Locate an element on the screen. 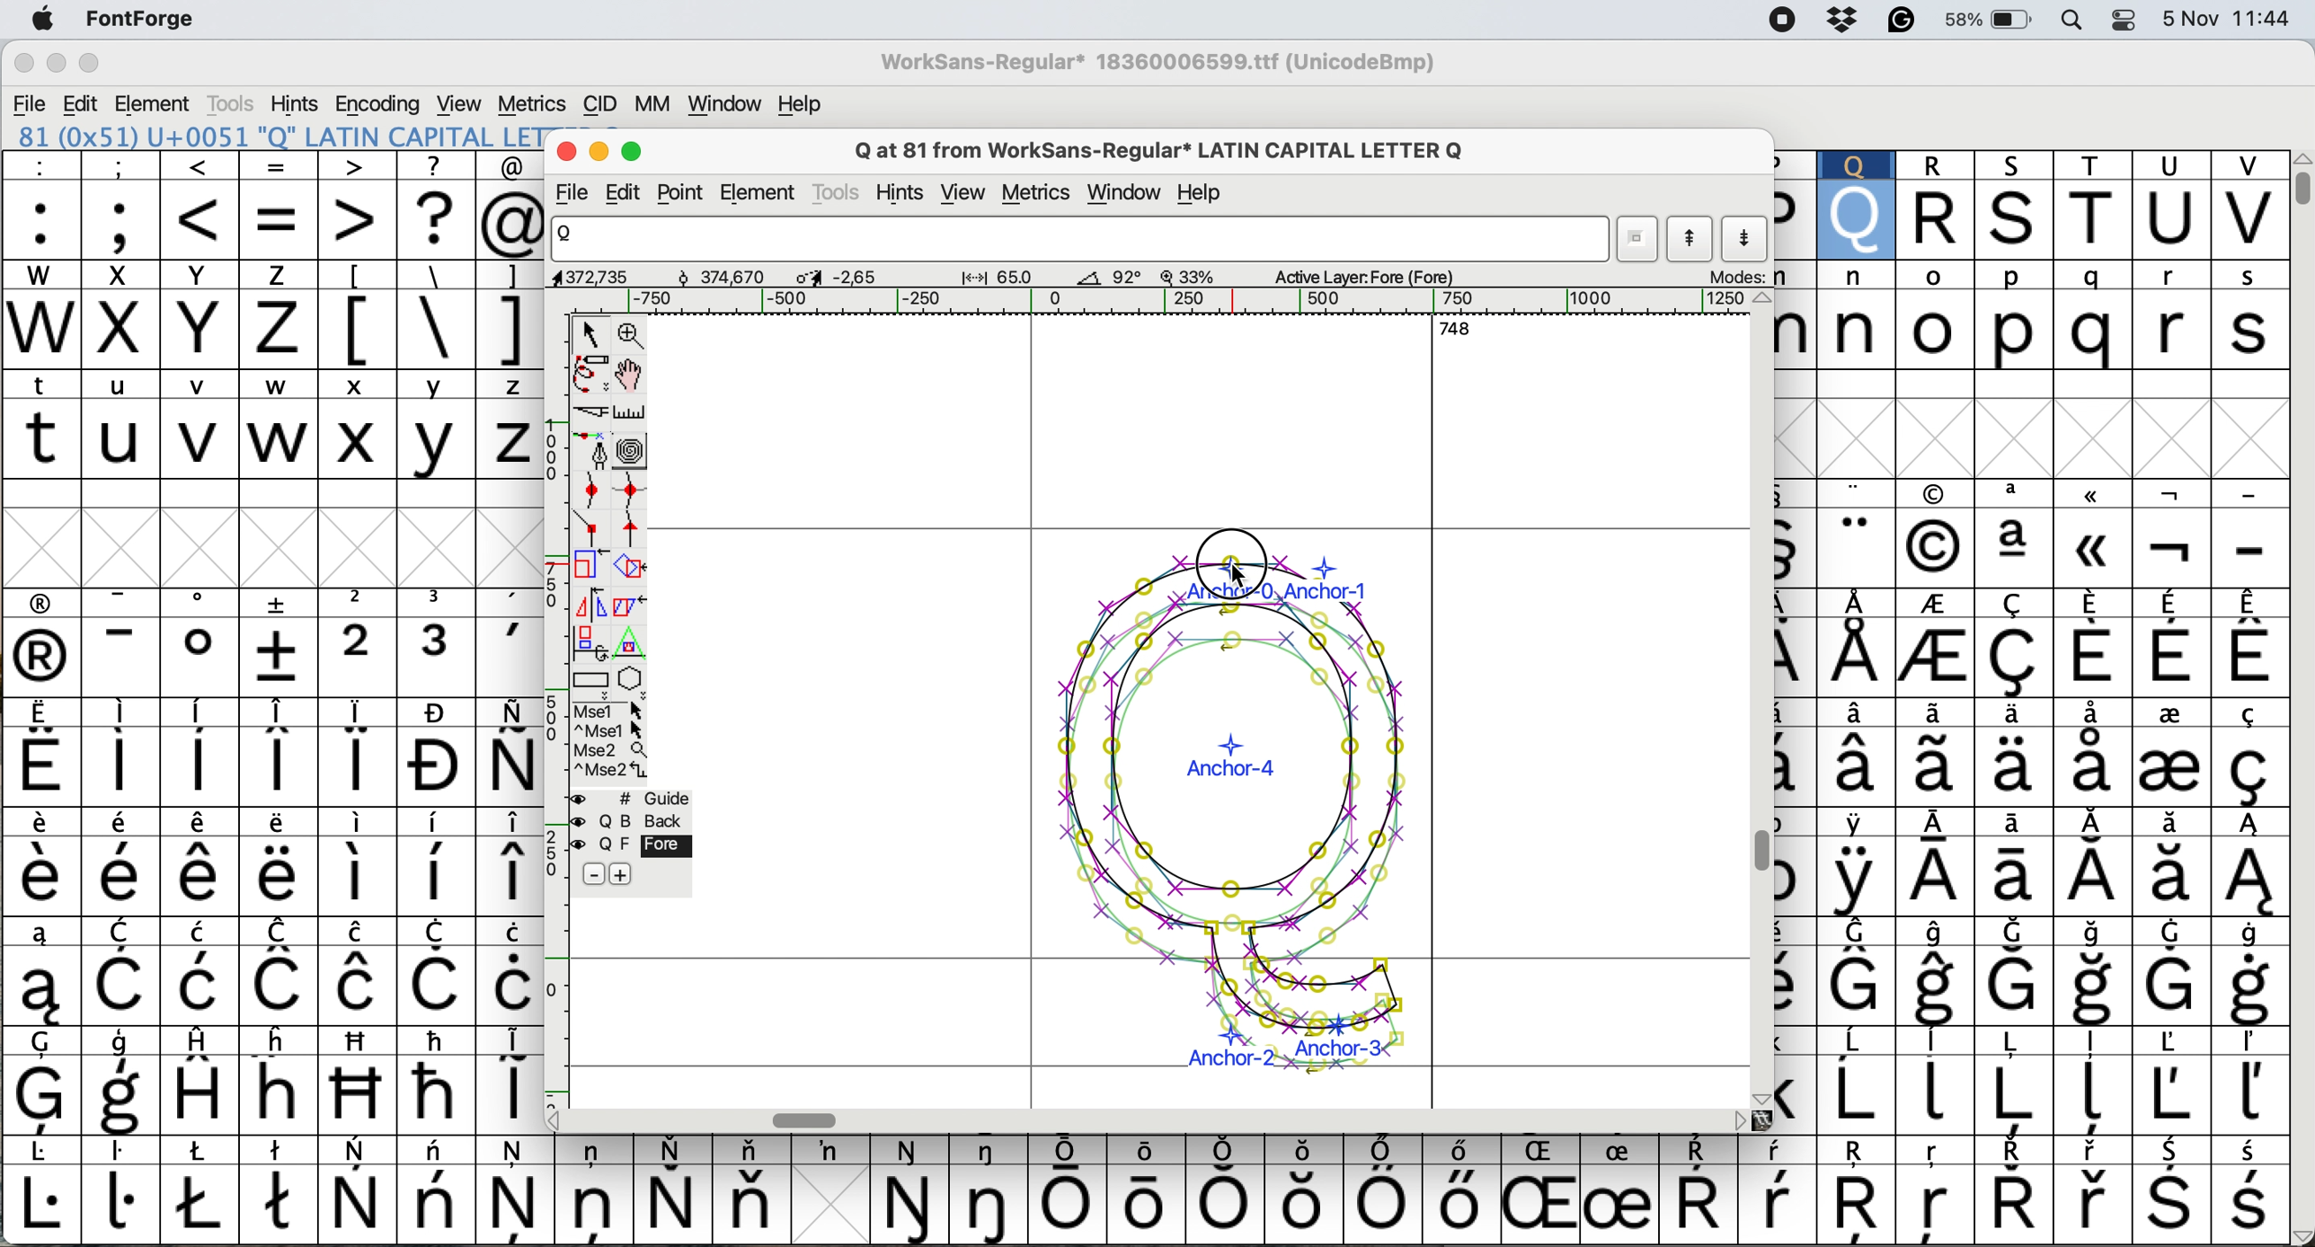  window is located at coordinates (727, 103).